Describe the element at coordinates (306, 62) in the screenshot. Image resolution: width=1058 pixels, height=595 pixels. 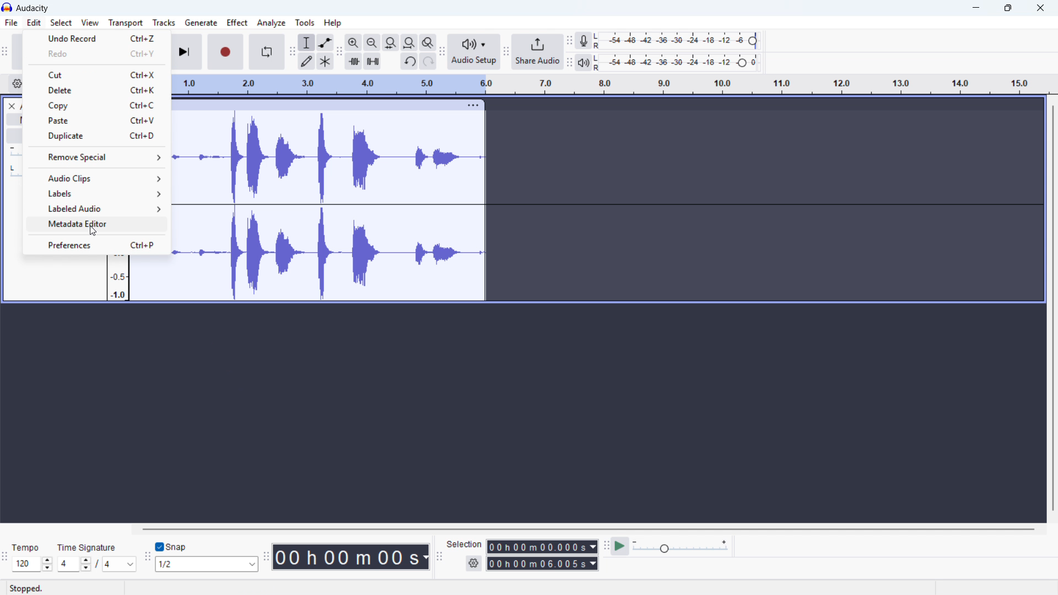
I see `draw tool` at that location.